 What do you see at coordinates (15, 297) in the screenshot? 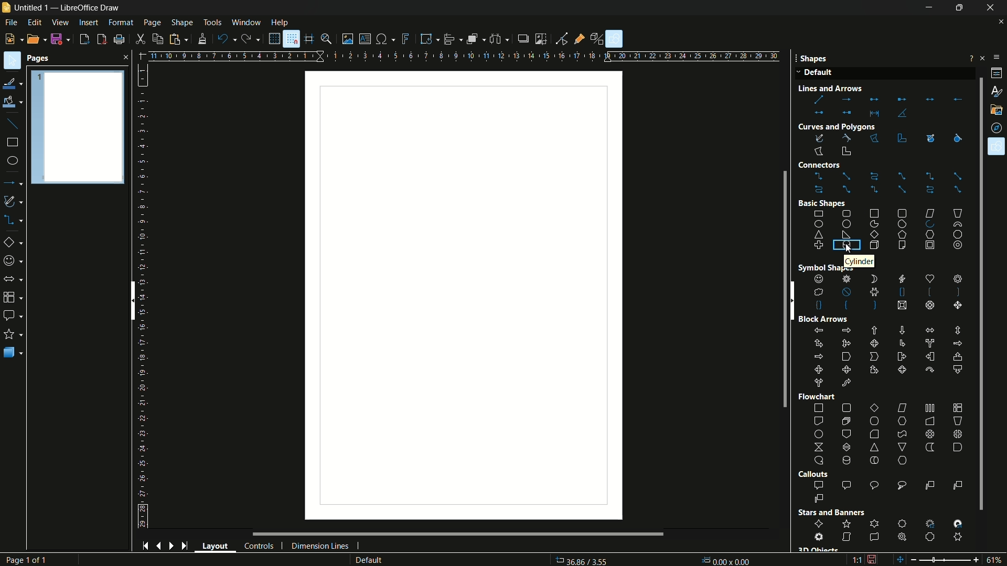
I see `flow chart` at bounding box center [15, 297].